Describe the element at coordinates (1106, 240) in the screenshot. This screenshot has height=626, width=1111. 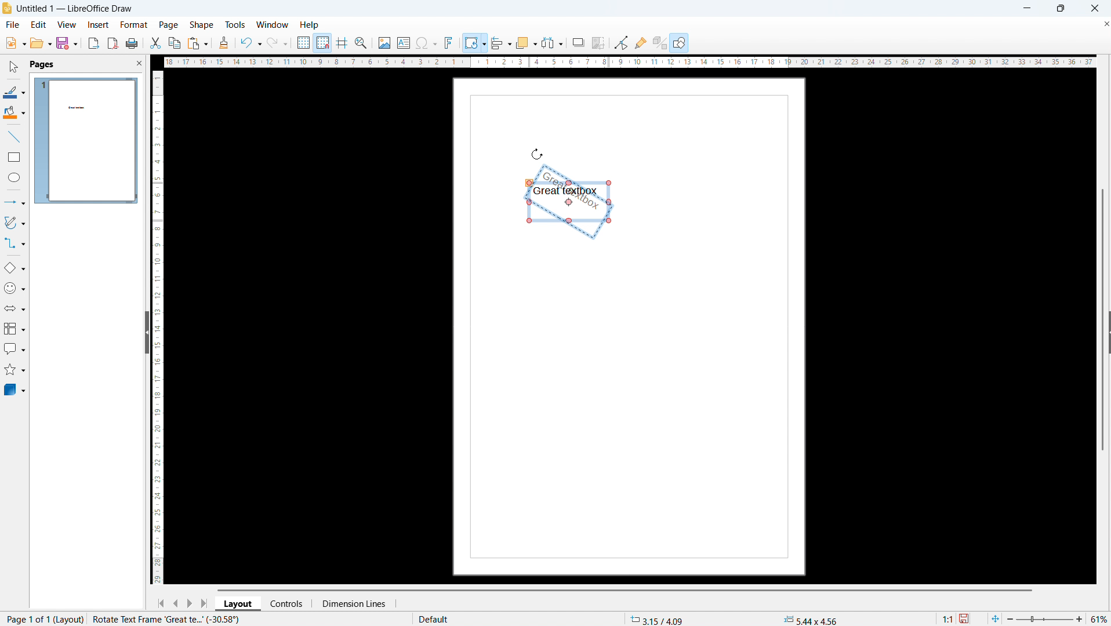
I see `Vertical scroll bar ` at that location.